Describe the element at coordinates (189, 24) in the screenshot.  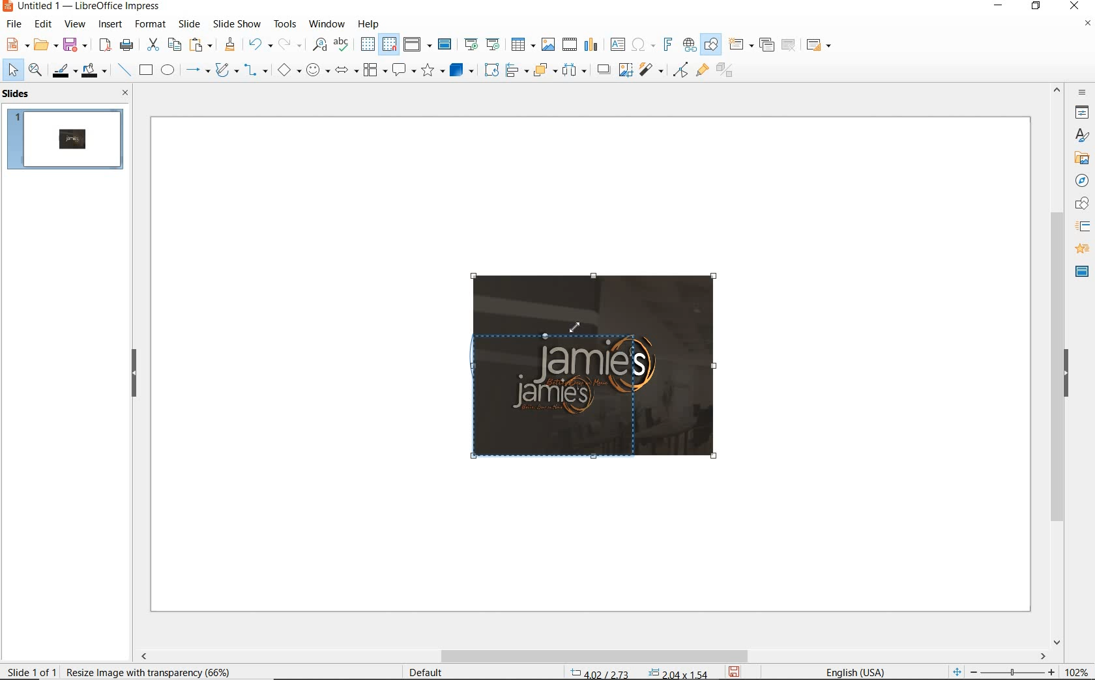
I see `slide` at that location.